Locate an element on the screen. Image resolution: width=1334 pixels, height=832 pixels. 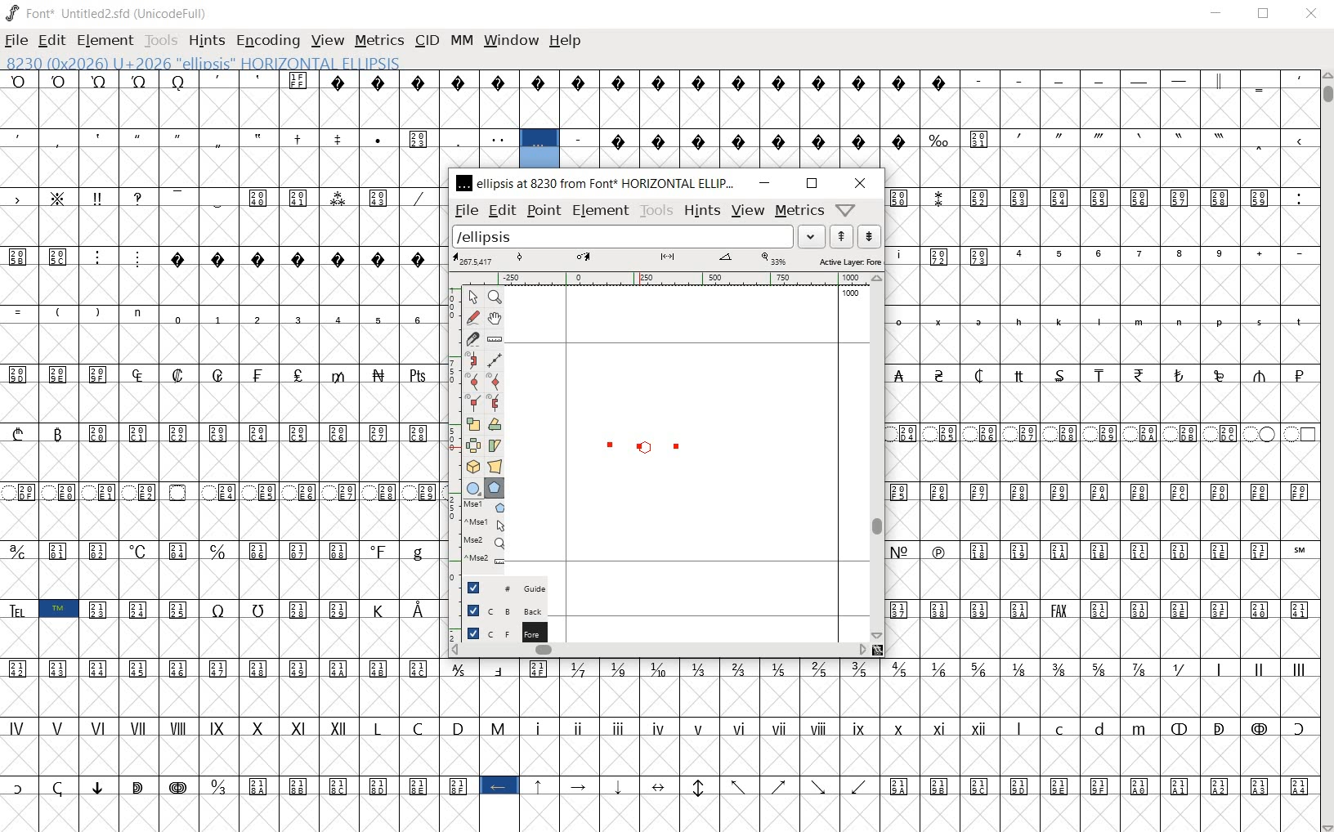
rotate the selection in 3D and project back to plane is located at coordinates (472, 466).